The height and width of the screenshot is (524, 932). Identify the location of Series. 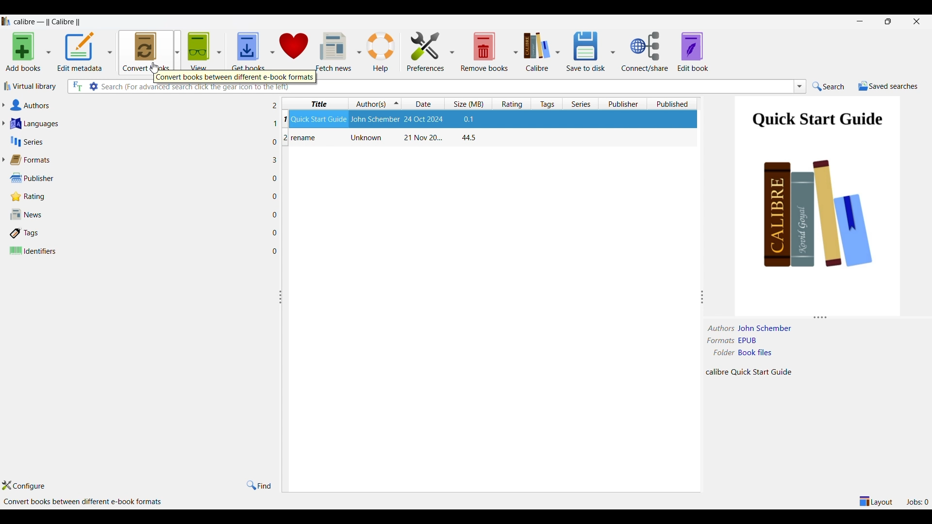
(138, 141).